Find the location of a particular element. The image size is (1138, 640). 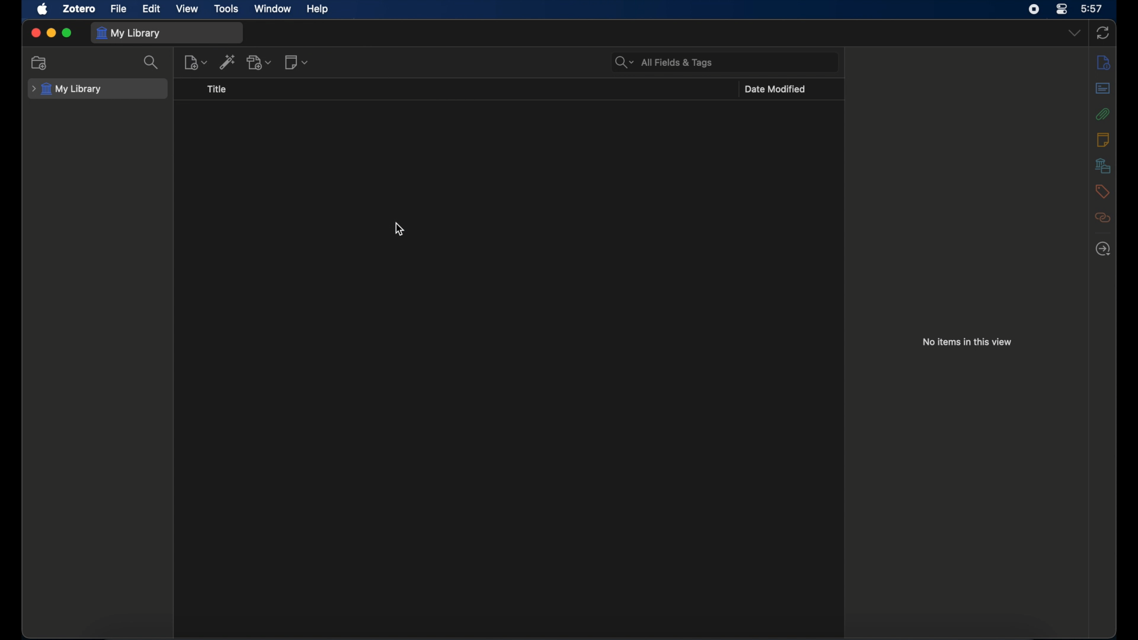

cursor is located at coordinates (398, 229).